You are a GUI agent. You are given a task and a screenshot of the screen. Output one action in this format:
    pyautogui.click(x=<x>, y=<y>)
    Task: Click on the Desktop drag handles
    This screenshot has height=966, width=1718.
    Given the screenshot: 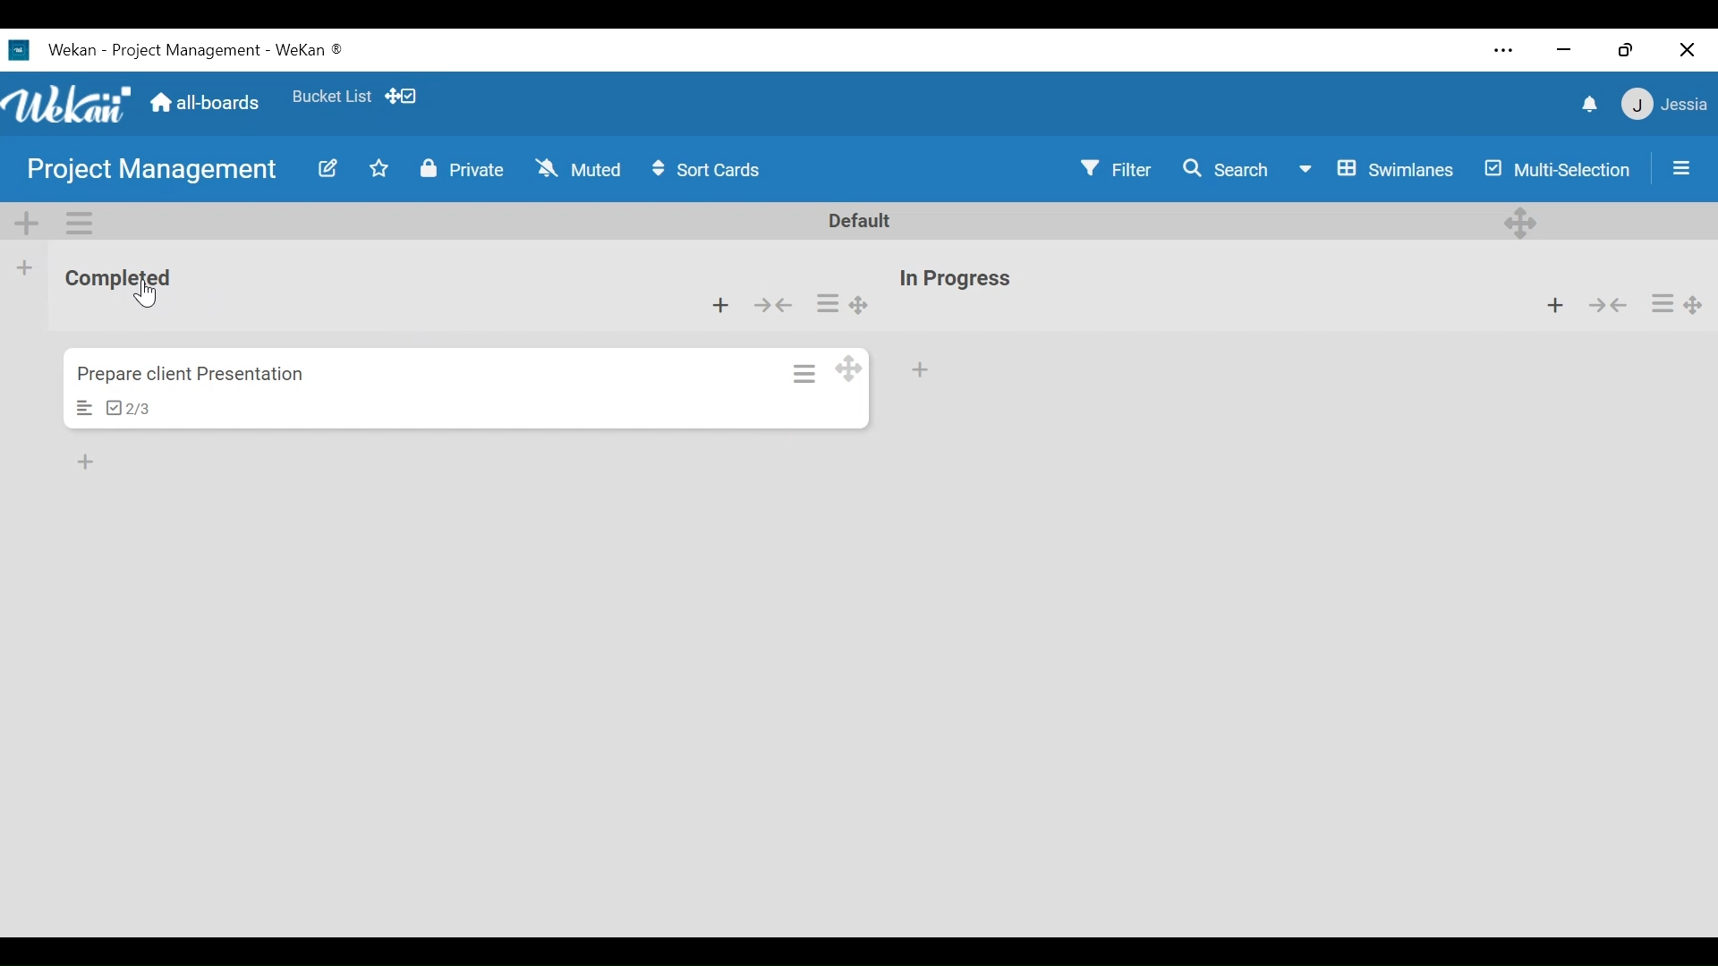 What is the action you would take?
    pyautogui.click(x=860, y=305)
    